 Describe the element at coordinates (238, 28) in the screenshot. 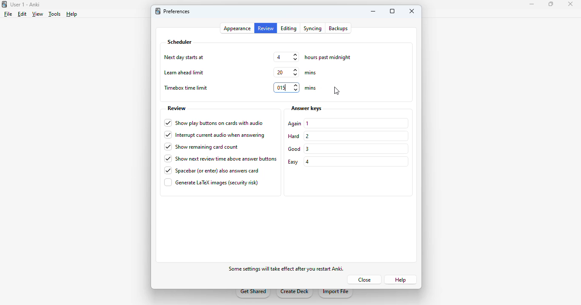

I see `appearance` at that location.